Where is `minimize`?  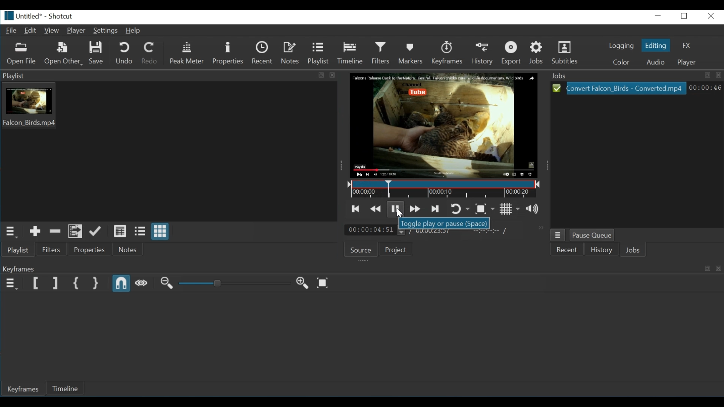
minimize is located at coordinates (658, 16).